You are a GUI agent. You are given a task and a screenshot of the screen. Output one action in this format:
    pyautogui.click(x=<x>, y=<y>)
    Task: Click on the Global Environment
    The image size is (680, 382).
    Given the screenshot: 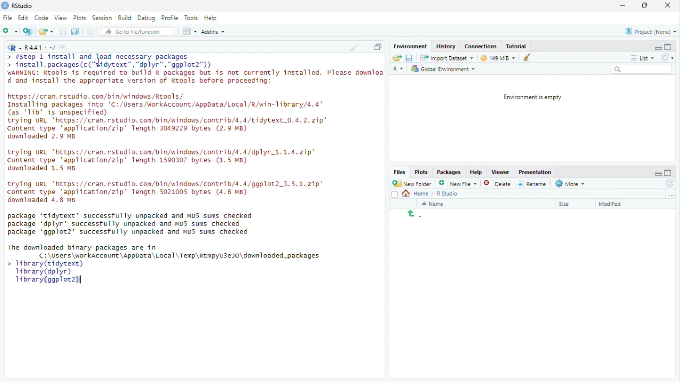 What is the action you would take?
    pyautogui.click(x=443, y=68)
    